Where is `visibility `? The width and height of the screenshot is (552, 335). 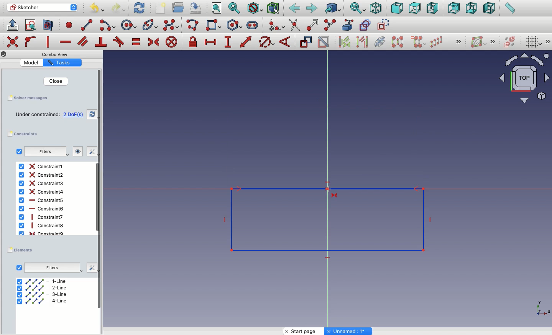
visibility  is located at coordinates (76, 151).